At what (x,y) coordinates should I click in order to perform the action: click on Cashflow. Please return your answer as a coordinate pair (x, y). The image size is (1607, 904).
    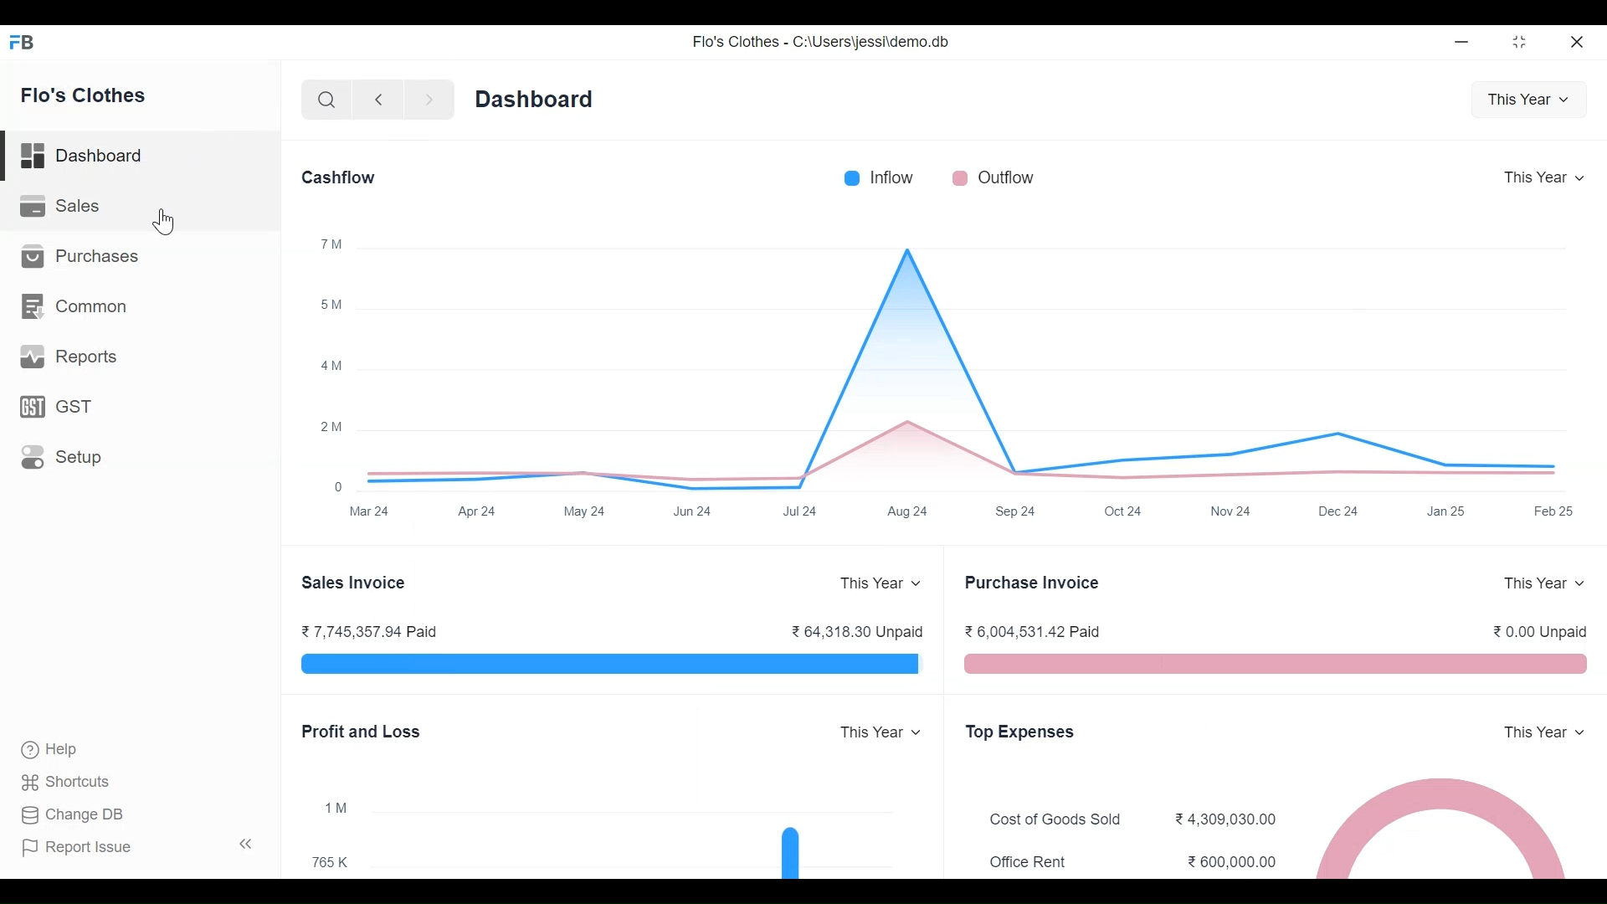
    Looking at the image, I should click on (339, 178).